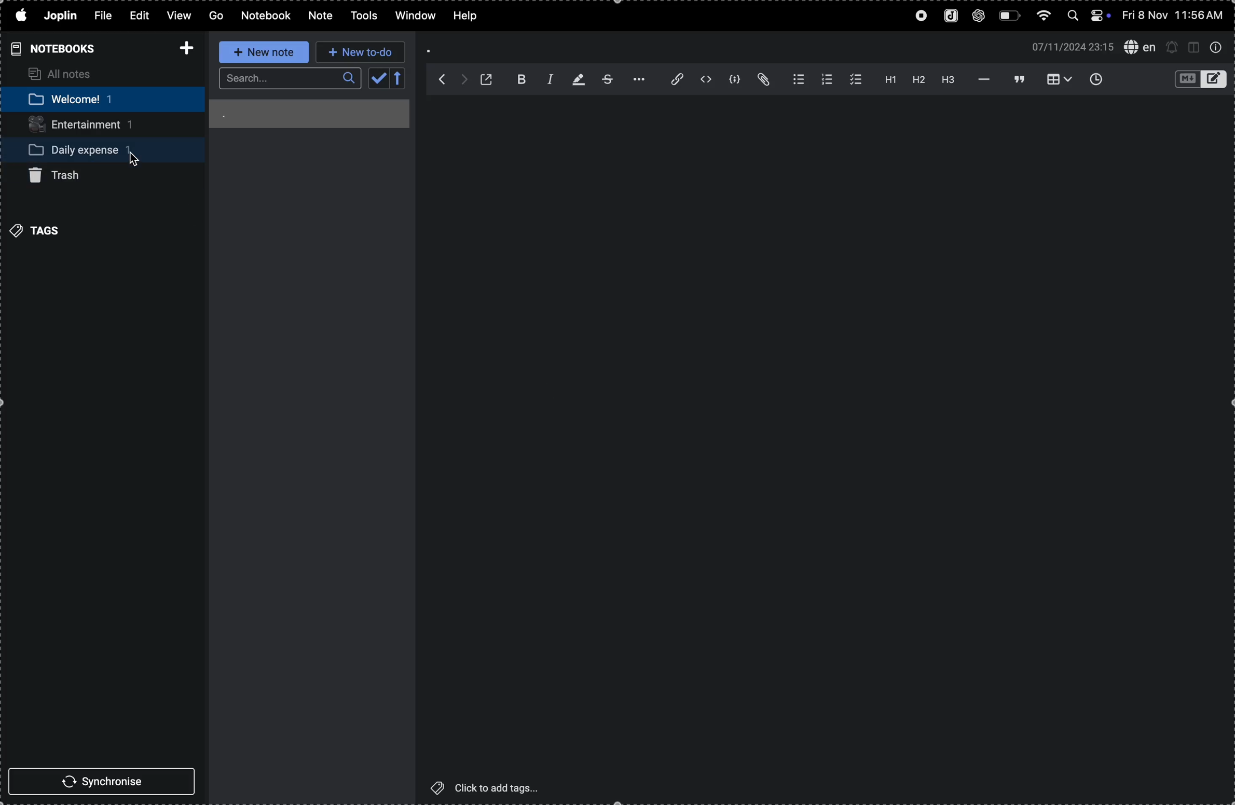  Describe the element at coordinates (576, 78) in the screenshot. I see `highlight` at that location.